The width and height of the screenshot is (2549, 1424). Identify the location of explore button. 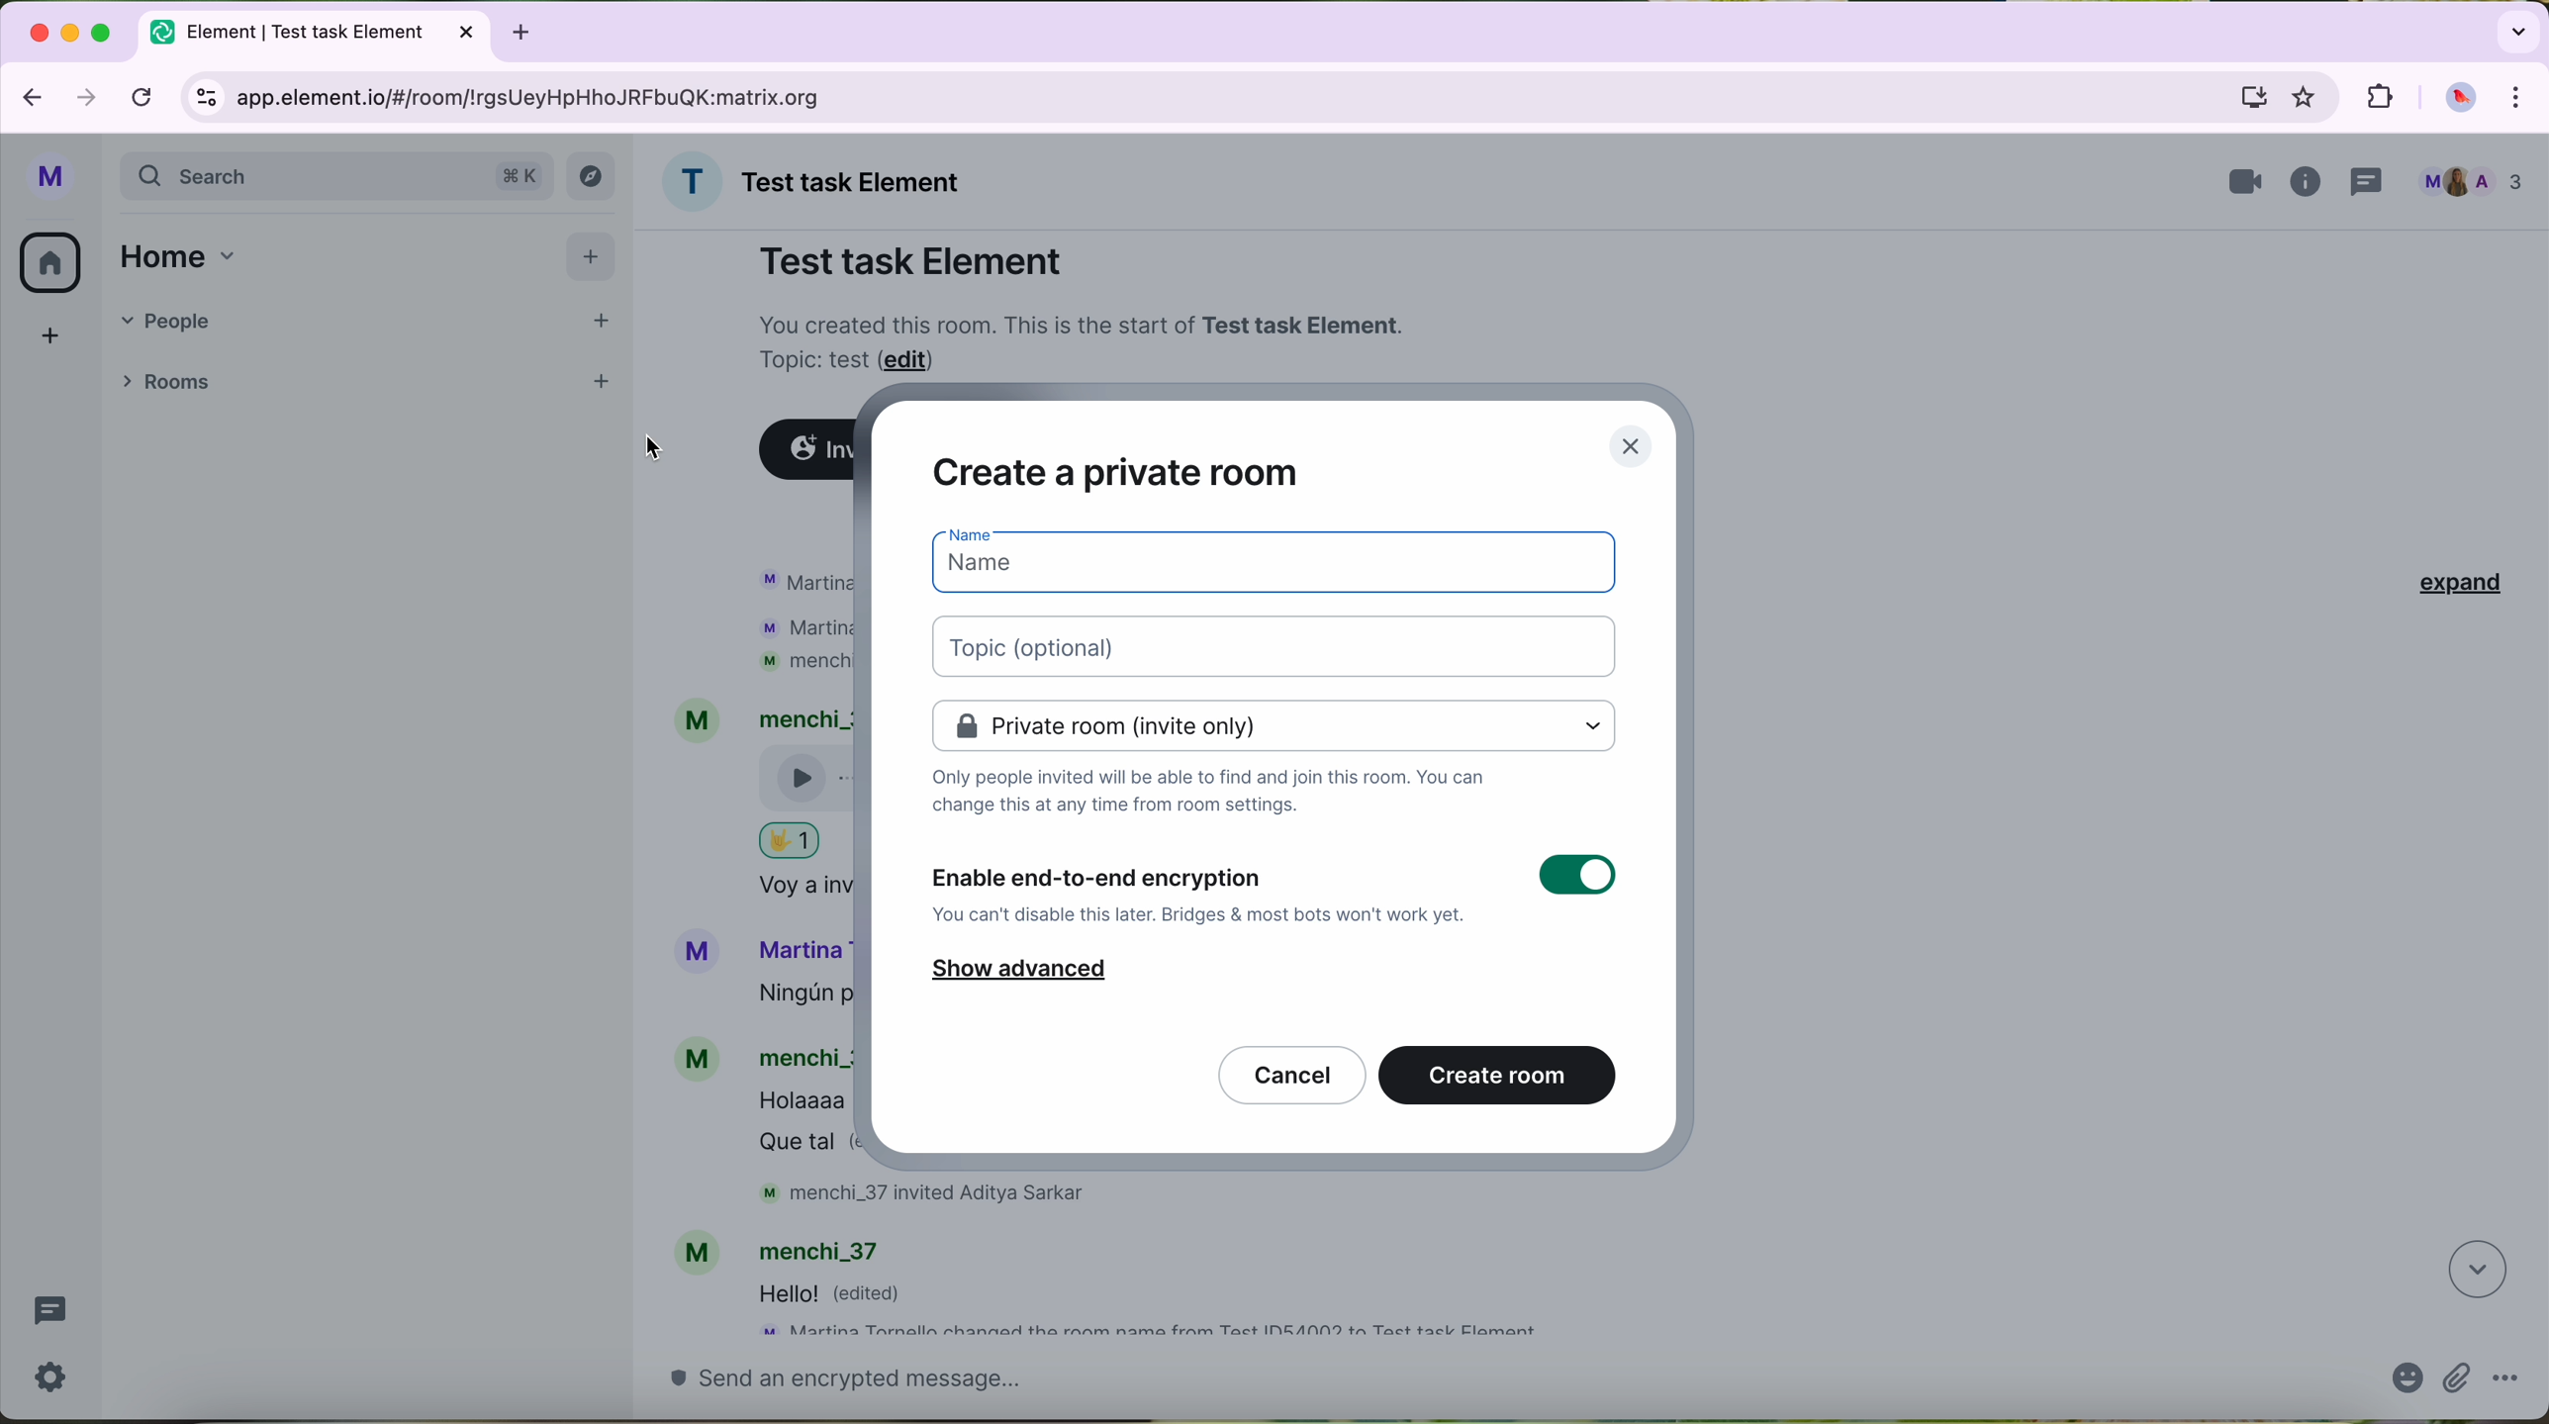
(593, 180).